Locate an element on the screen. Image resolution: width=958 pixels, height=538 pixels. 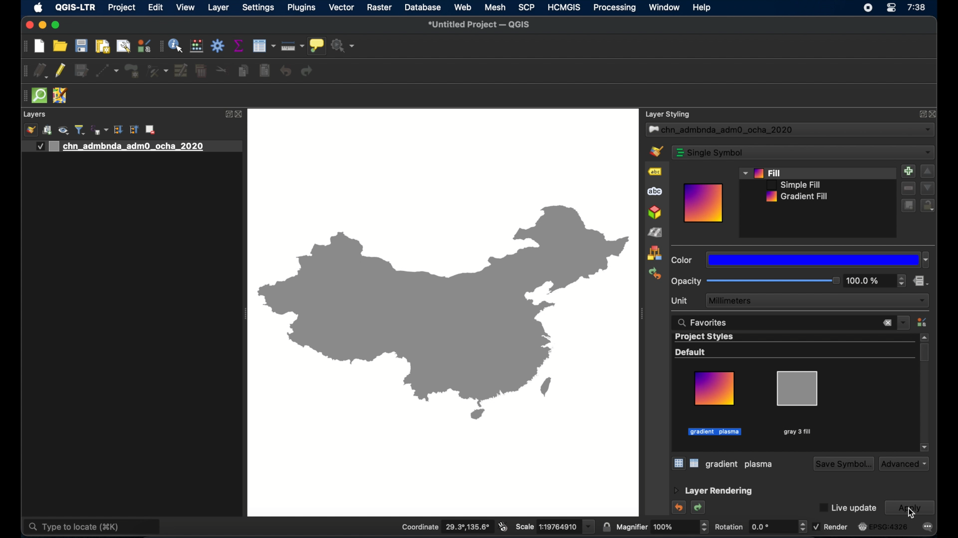
HCMGIS is located at coordinates (564, 7).